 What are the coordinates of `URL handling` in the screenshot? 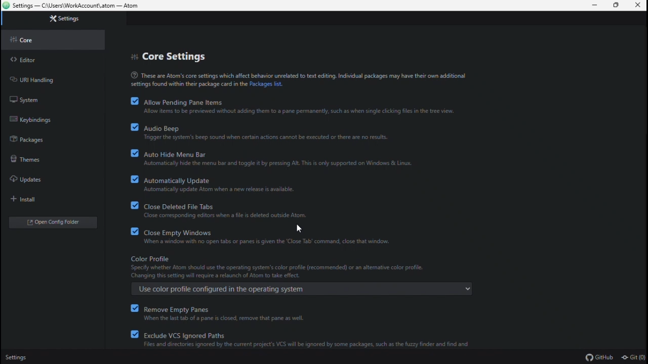 It's located at (45, 79).